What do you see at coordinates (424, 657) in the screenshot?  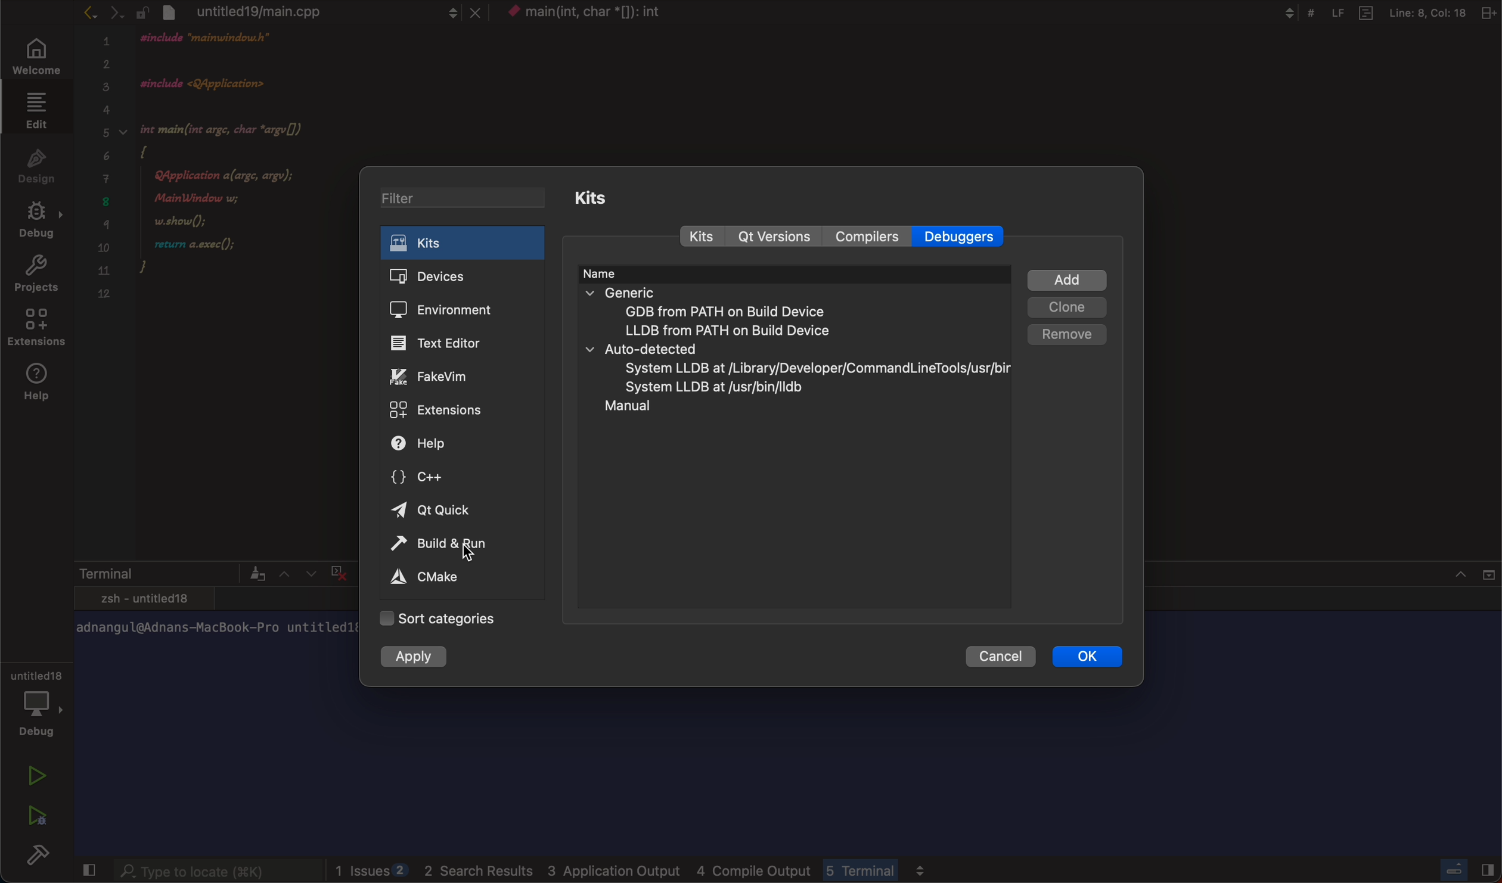 I see `apply` at bounding box center [424, 657].